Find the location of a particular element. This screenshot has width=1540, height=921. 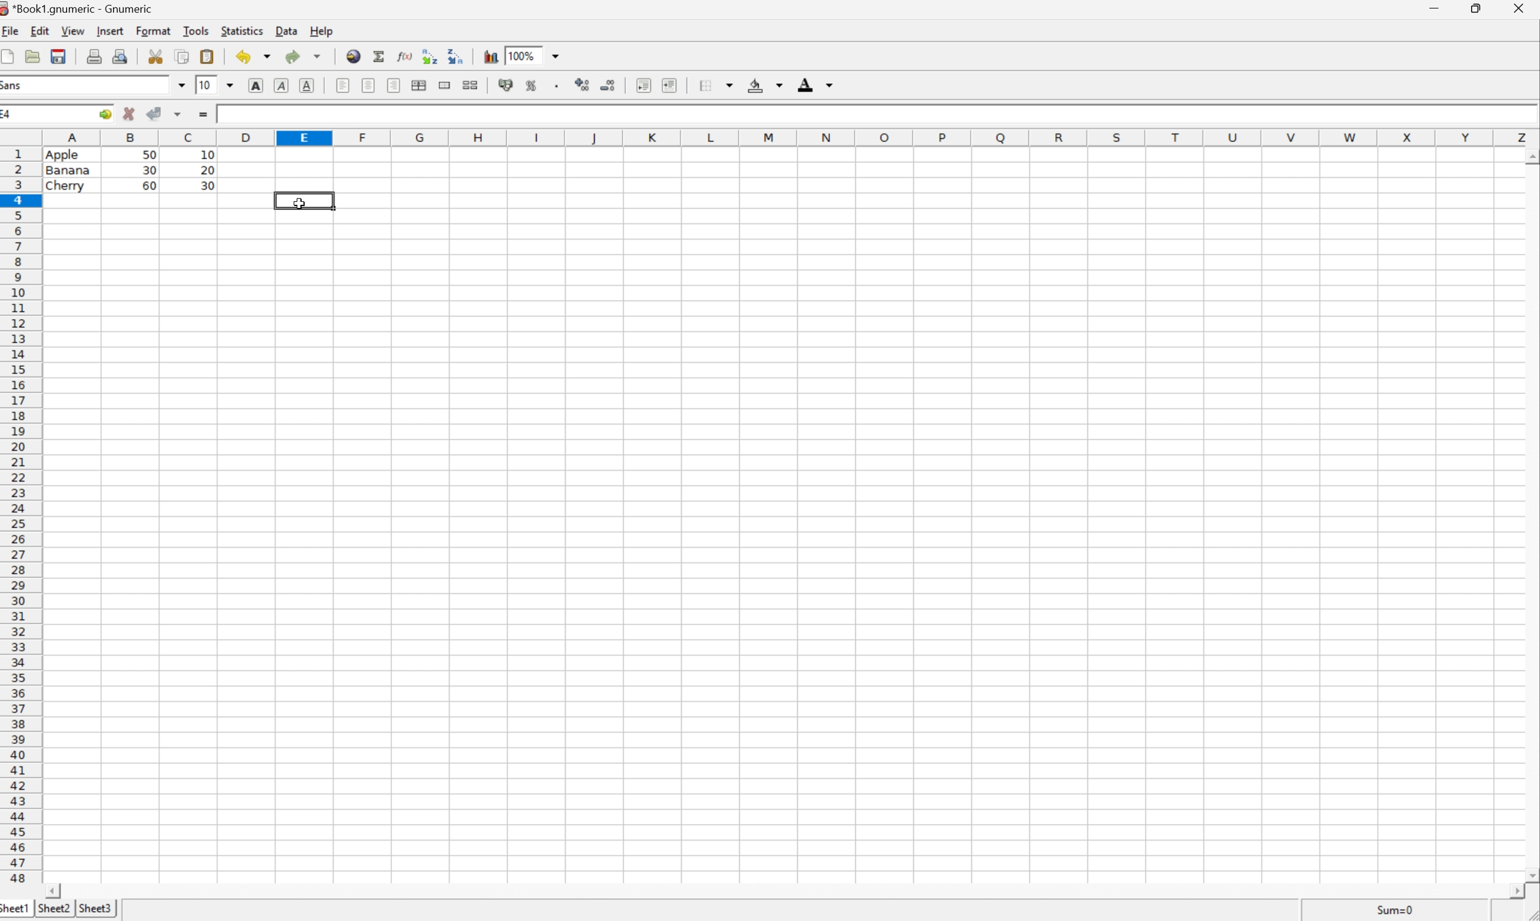

redo is located at coordinates (304, 56).